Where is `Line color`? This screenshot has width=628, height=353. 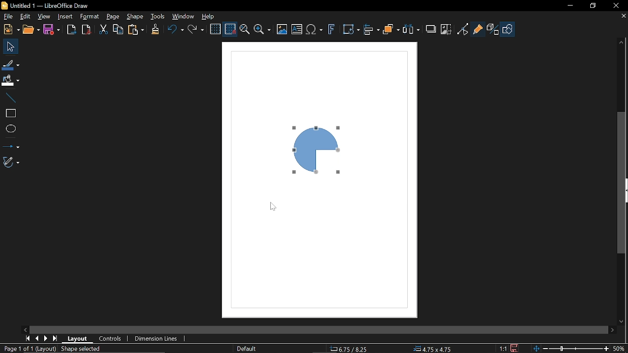
Line color is located at coordinates (11, 64).